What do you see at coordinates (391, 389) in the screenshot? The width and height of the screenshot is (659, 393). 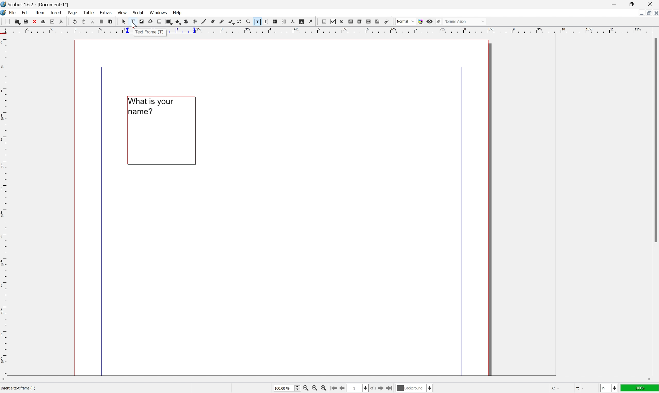 I see `go to last page` at bounding box center [391, 389].